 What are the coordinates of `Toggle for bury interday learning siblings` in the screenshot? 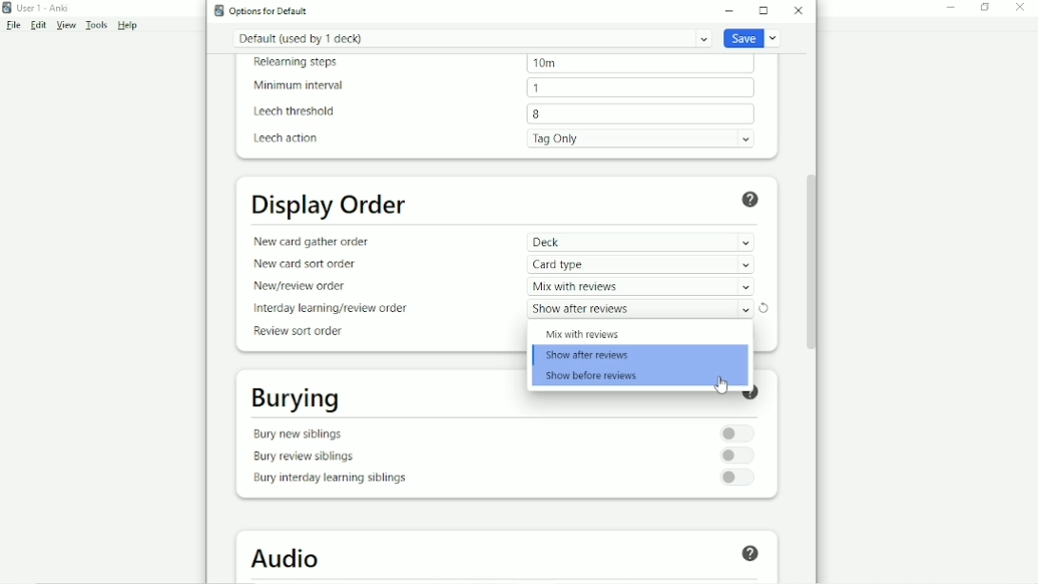 It's located at (738, 477).